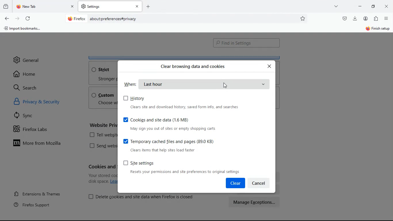  I want to click on preferences, so click(303, 18).